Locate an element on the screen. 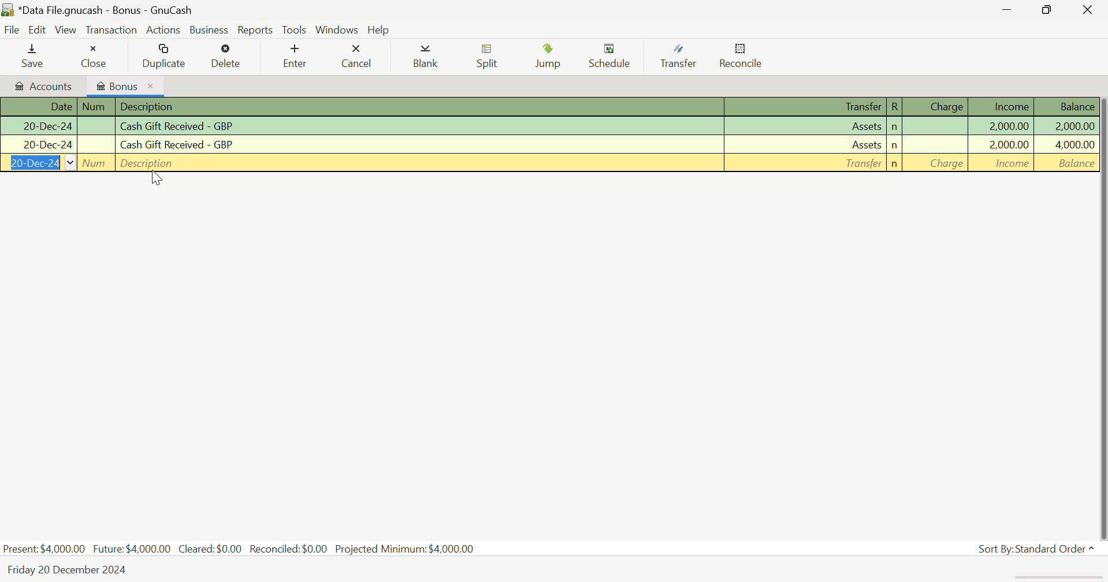 Image resolution: width=1108 pixels, height=582 pixels. Cursor Position AFTER_LAST_ACTION is located at coordinates (157, 181).